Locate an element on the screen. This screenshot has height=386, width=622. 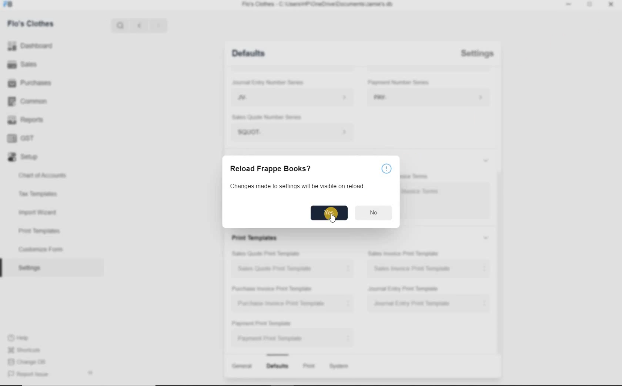
Customize Form is located at coordinates (41, 250).